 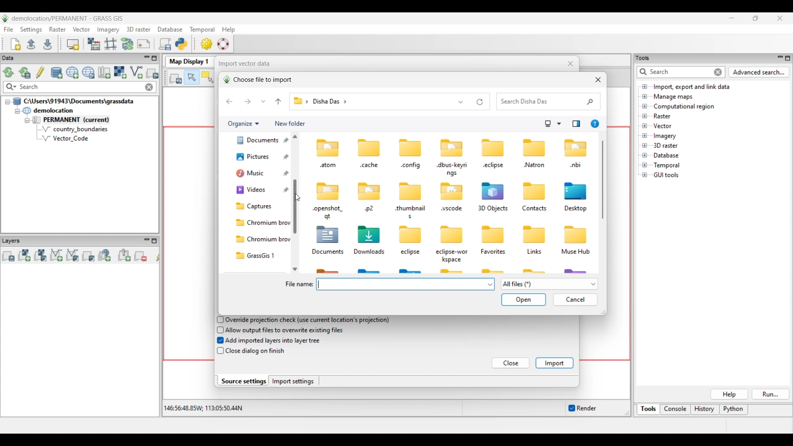 I want to click on Type in or enter details for quick search, so click(x=674, y=72).